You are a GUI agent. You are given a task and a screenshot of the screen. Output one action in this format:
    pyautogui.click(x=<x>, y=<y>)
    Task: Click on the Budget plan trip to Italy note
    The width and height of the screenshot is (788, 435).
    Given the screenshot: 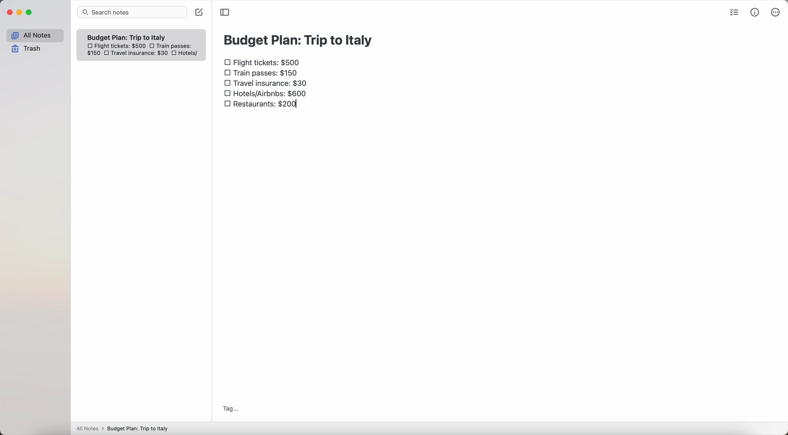 What is the action you would take?
    pyautogui.click(x=127, y=37)
    